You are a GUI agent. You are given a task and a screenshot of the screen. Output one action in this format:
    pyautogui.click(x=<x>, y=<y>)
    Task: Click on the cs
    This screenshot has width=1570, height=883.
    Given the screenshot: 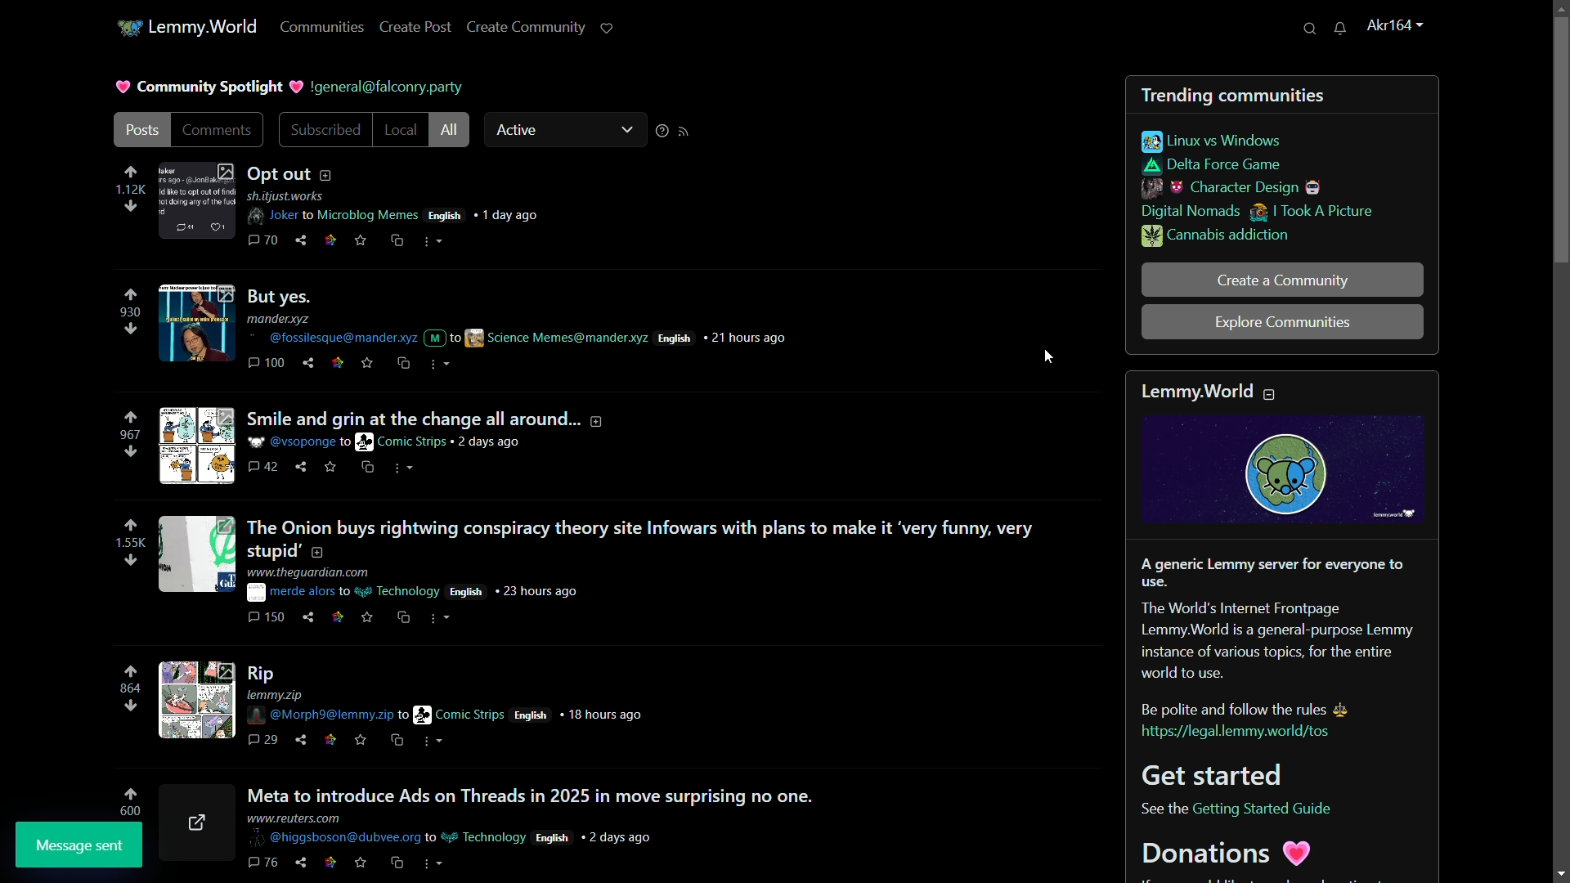 What is the action you would take?
    pyautogui.click(x=406, y=616)
    